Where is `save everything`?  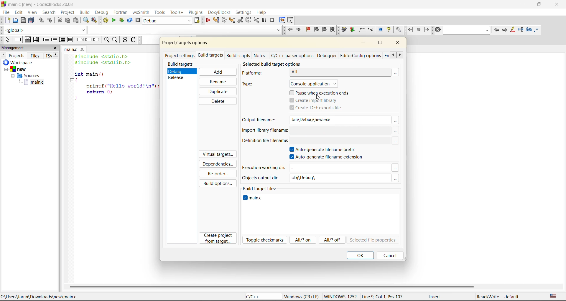 save everything is located at coordinates (32, 20).